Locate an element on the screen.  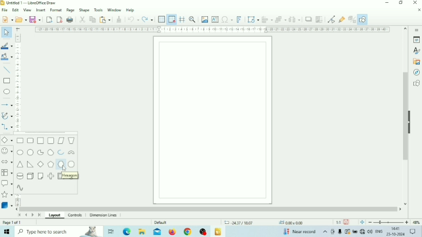
Trapezoid is located at coordinates (71, 141).